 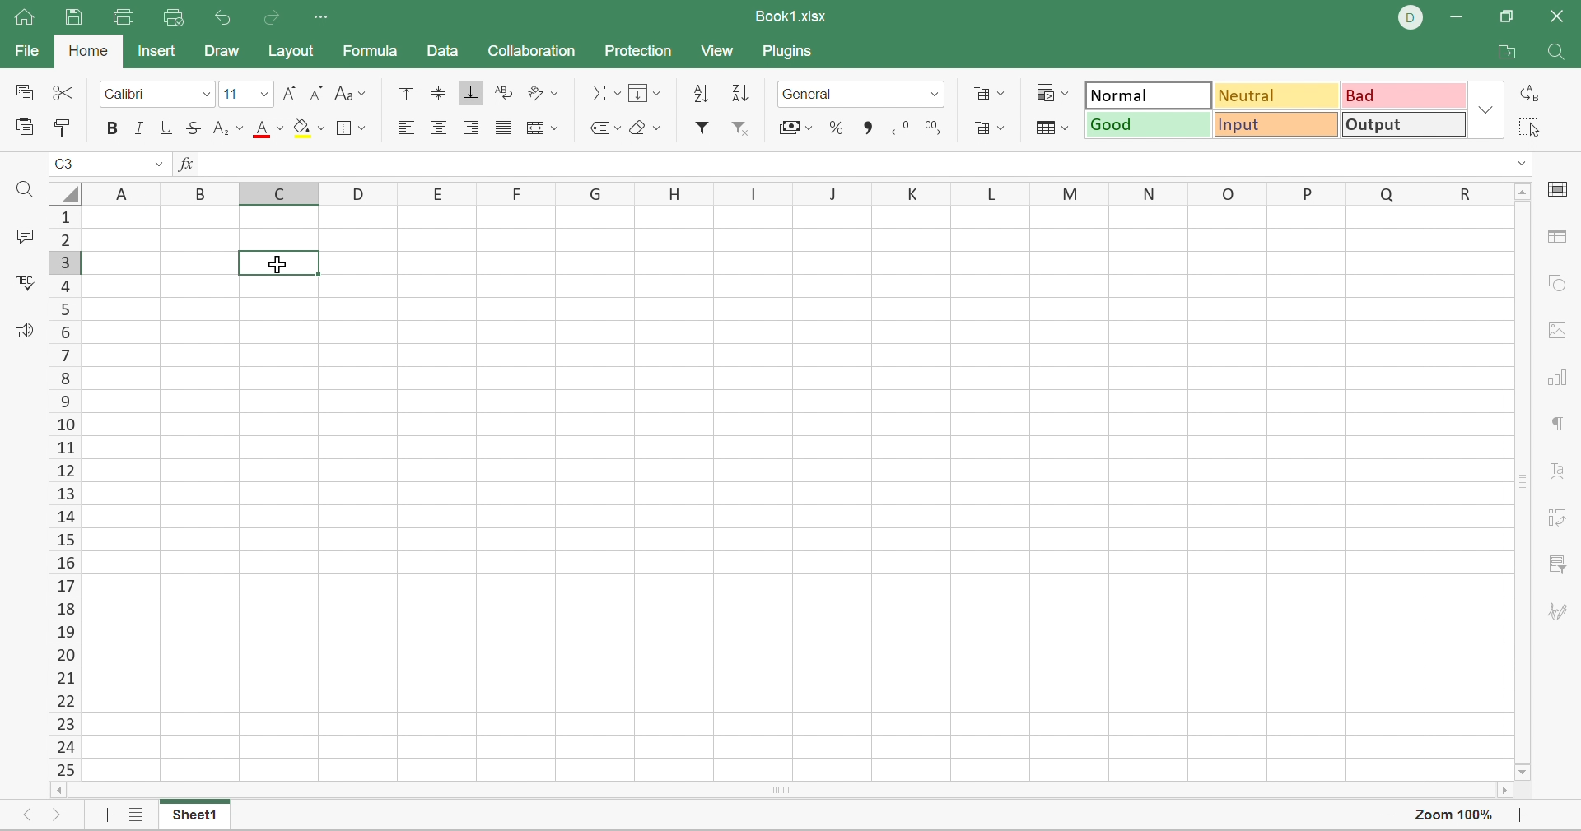 I want to click on Percent style, so click(x=836, y=125).